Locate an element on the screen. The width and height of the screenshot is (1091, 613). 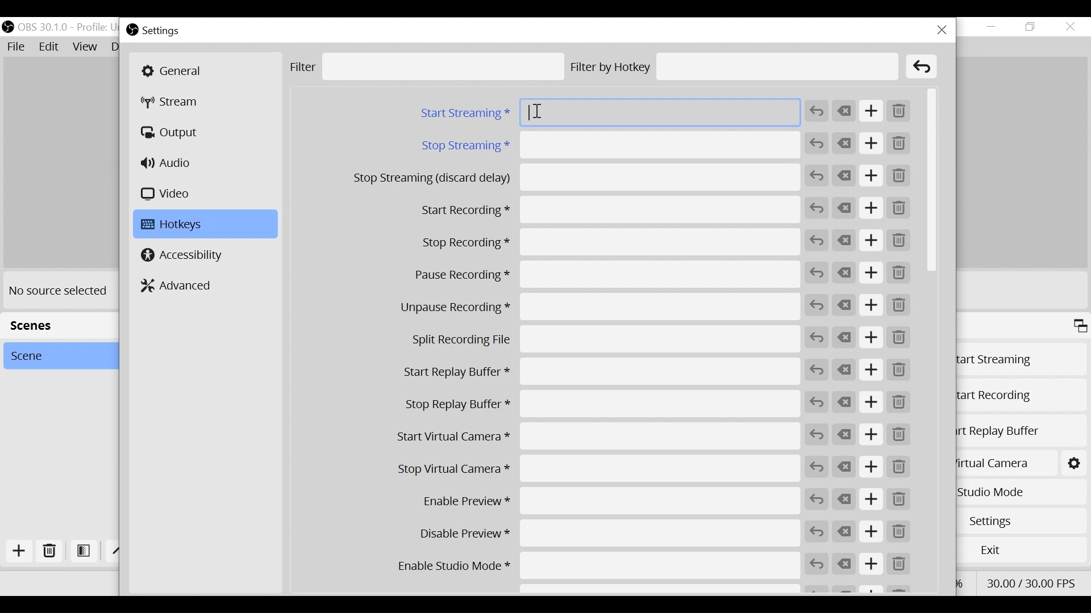
Stop Replay Buffer is located at coordinates (598, 404).